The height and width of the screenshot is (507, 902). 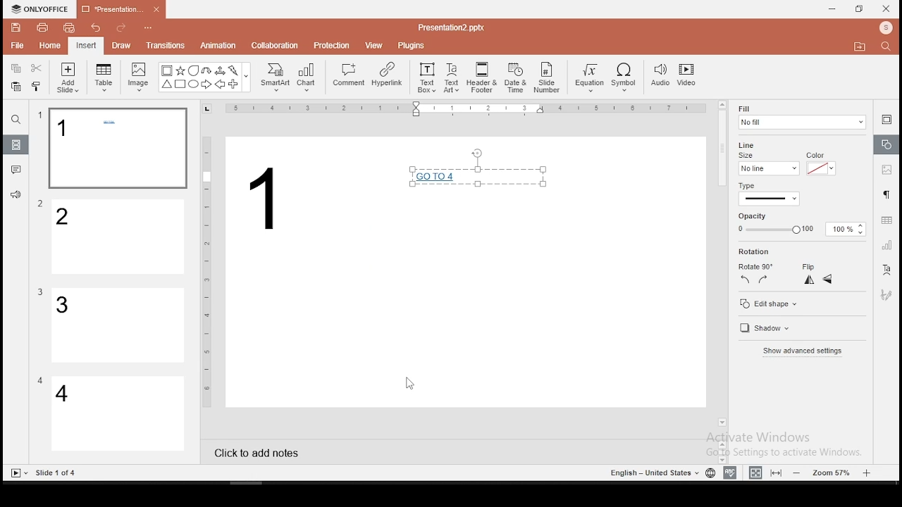 What do you see at coordinates (660, 76) in the screenshot?
I see `audio` at bounding box center [660, 76].